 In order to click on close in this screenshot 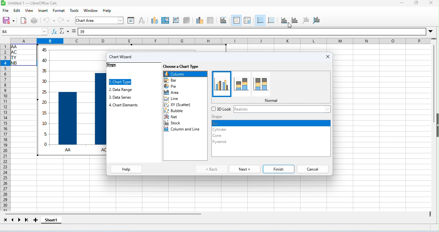, I will do `click(326, 56)`.